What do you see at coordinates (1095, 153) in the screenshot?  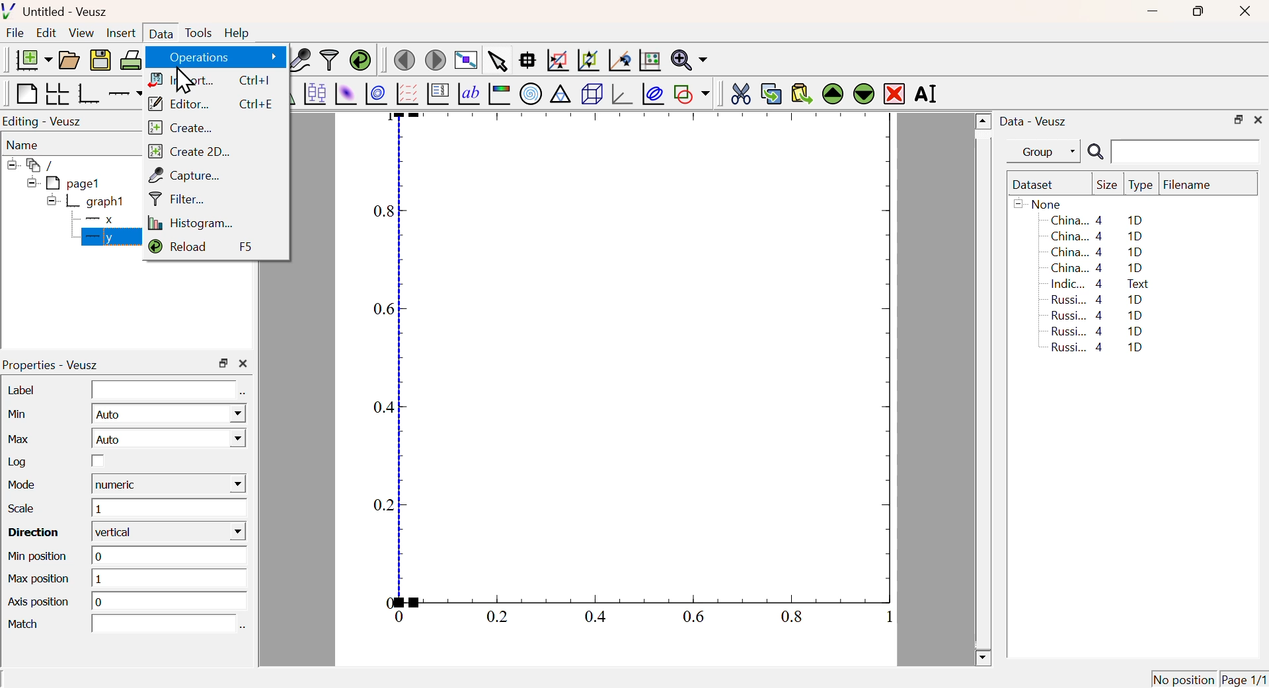 I see `Search` at bounding box center [1095, 153].